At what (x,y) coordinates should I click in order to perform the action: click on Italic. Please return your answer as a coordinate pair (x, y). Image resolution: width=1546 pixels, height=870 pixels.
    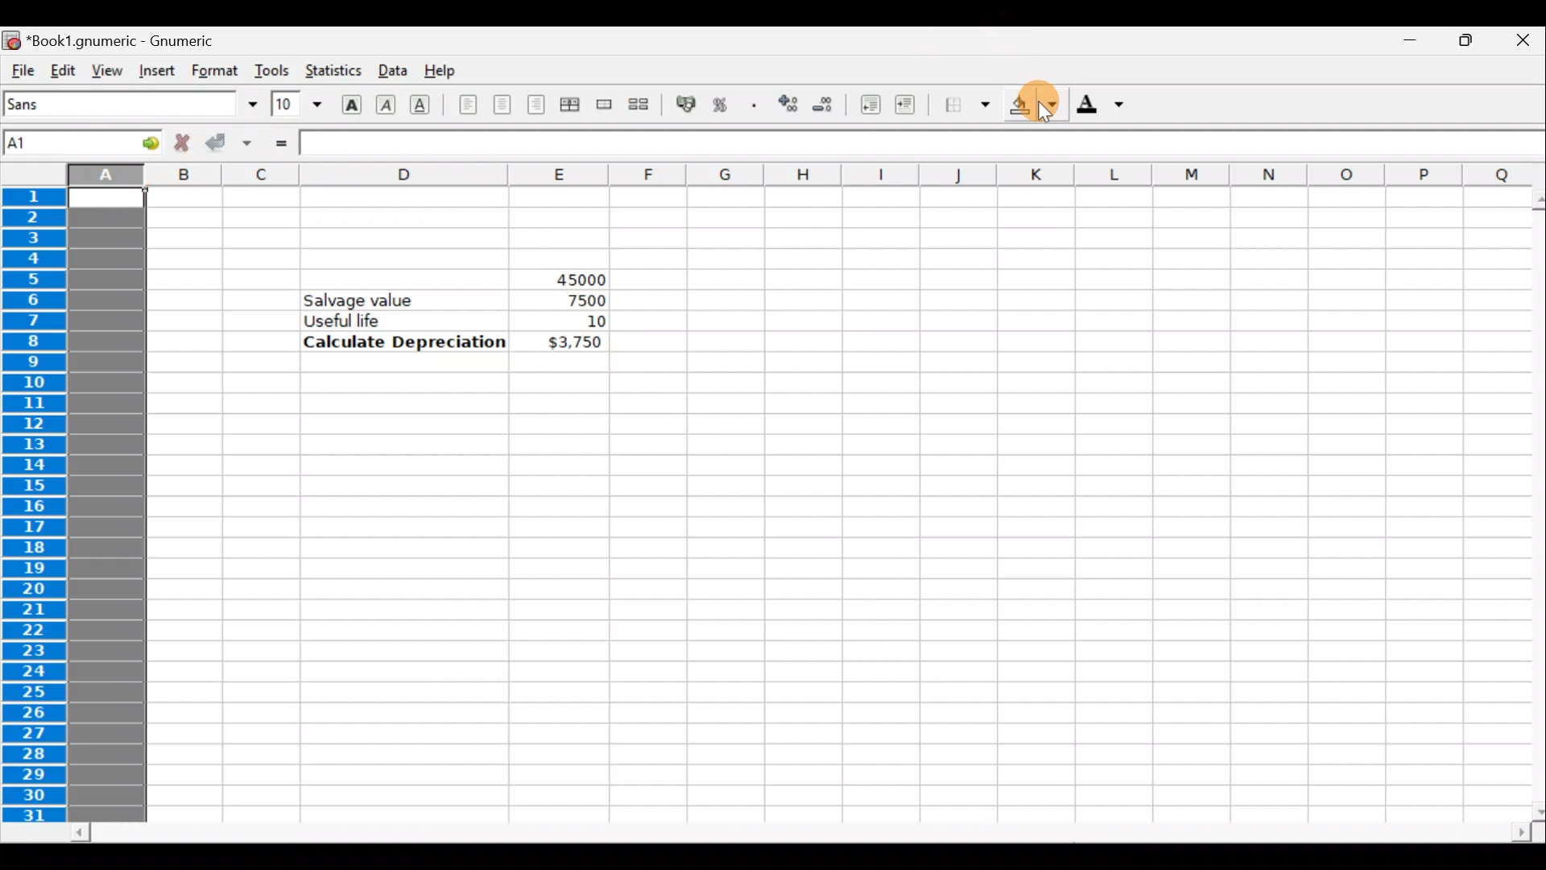
    Looking at the image, I should click on (388, 102).